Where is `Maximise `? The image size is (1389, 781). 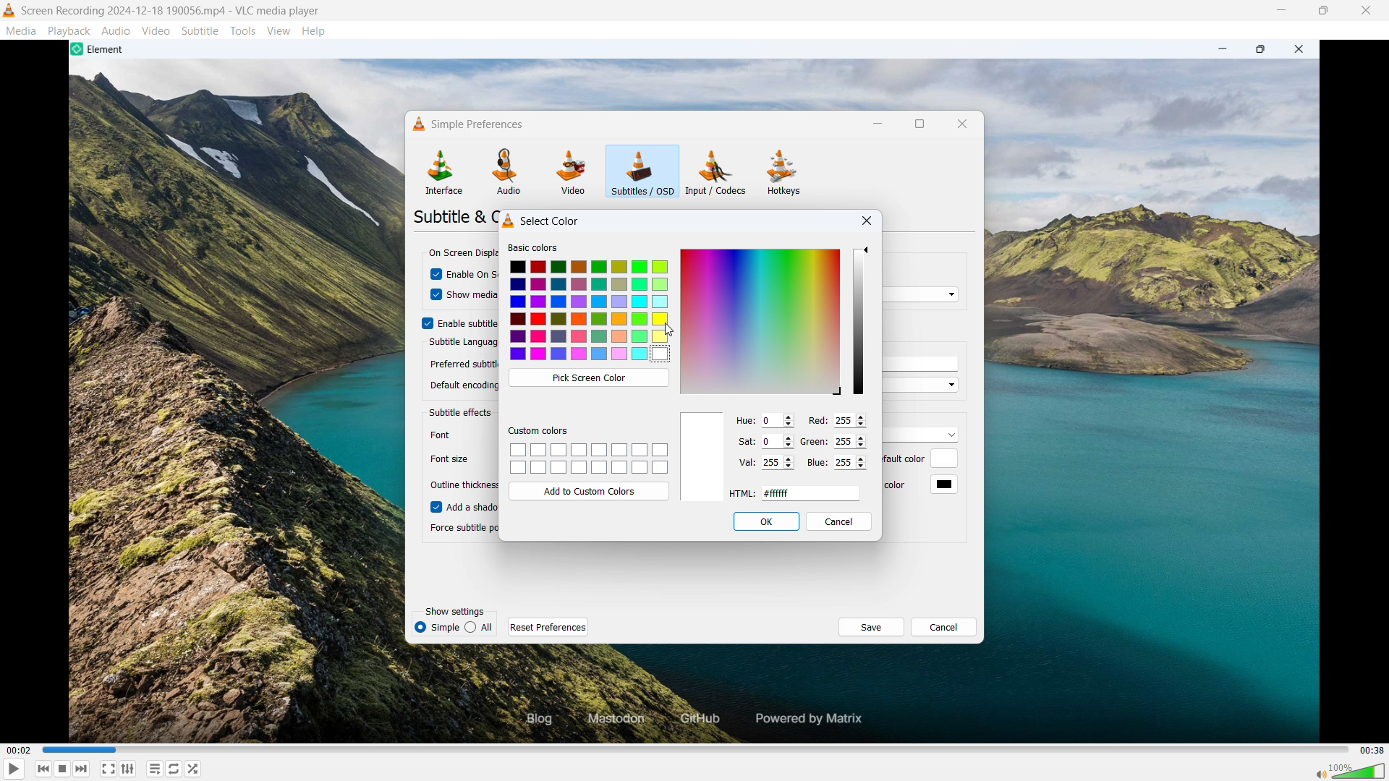 Maximise  is located at coordinates (1323, 11).